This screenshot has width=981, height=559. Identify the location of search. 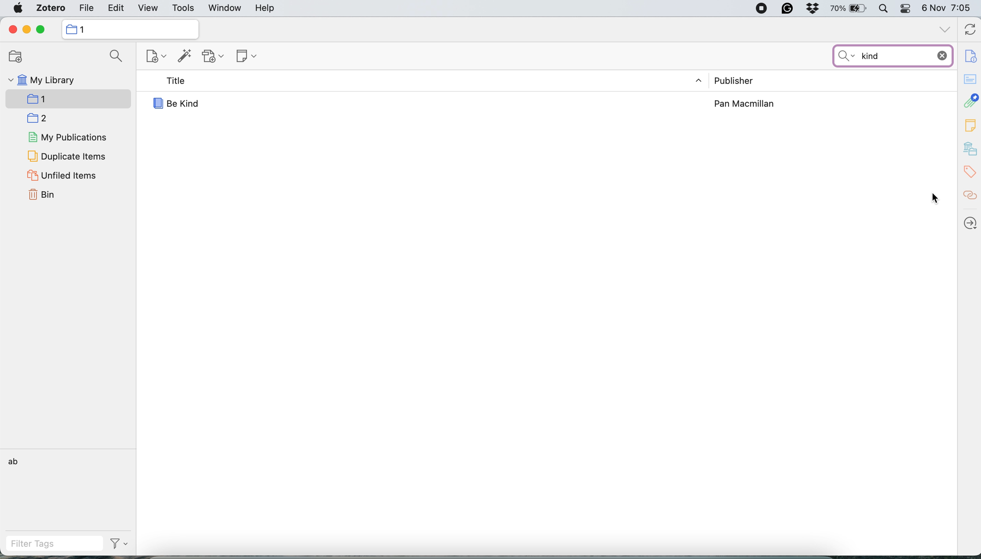
(847, 56).